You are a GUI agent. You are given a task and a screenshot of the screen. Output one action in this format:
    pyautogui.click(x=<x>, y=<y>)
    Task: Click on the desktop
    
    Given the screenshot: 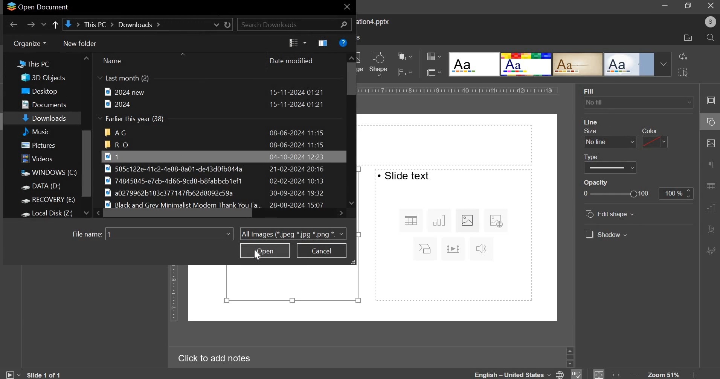 What is the action you would take?
    pyautogui.click(x=44, y=91)
    